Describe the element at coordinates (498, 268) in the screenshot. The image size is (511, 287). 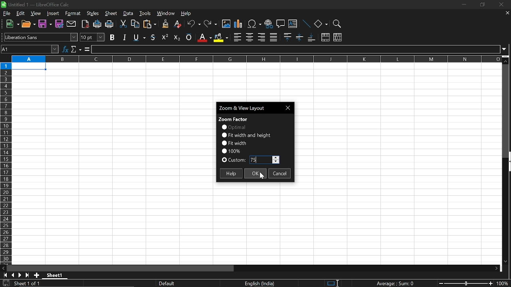
I see `move right` at that location.